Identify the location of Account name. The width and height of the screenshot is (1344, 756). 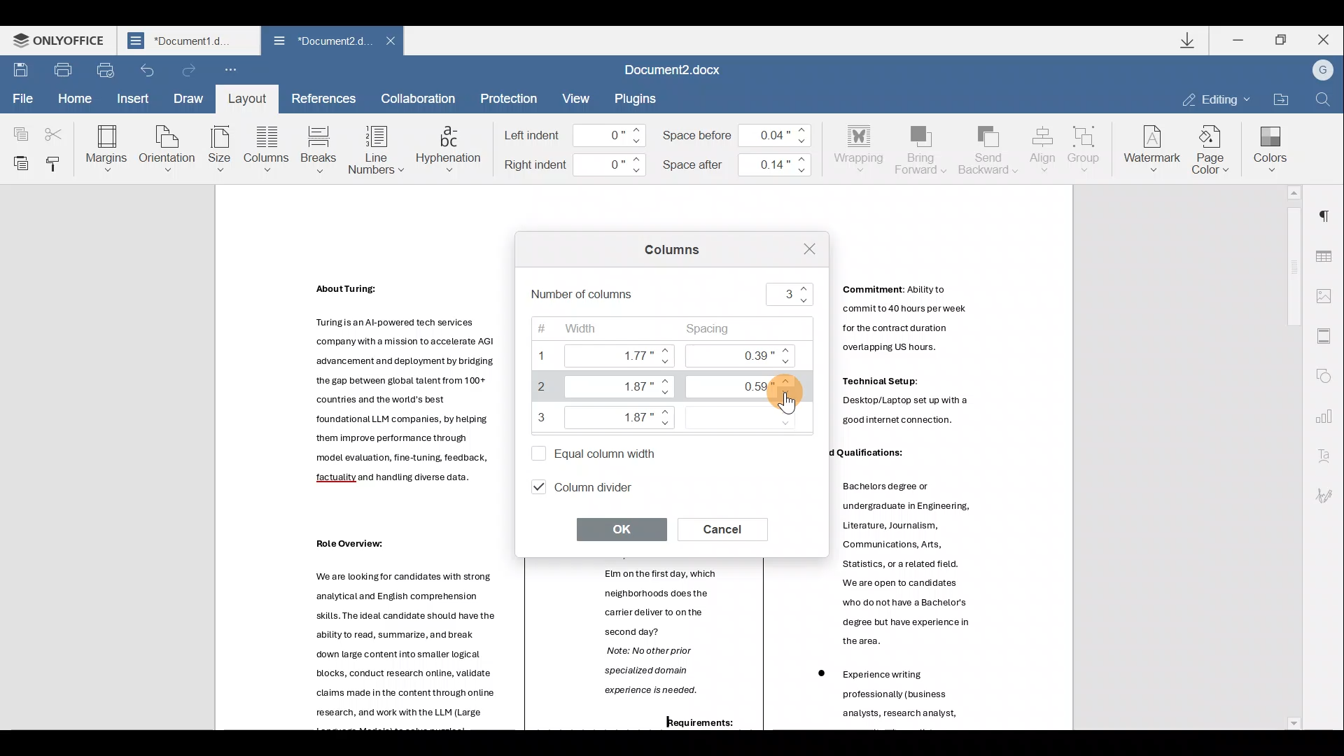
(1322, 71).